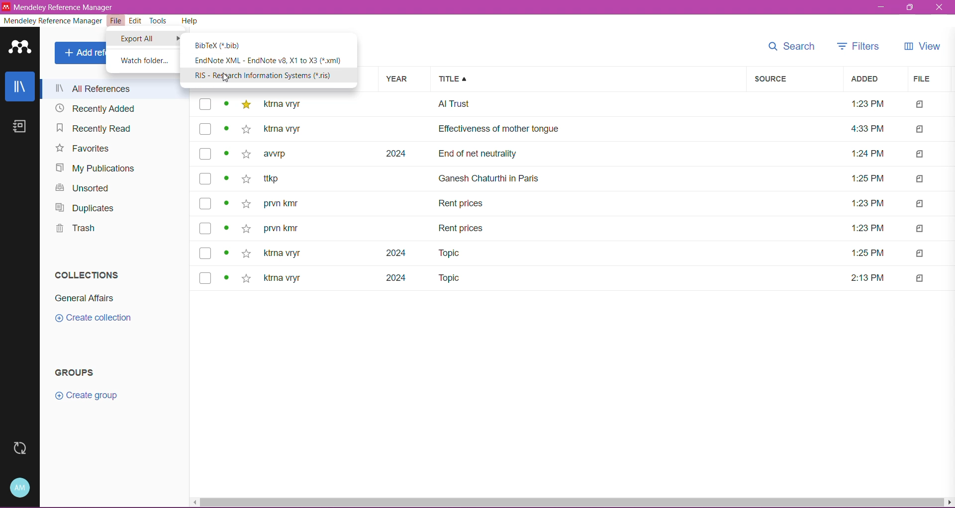 The width and height of the screenshot is (955, 508). Describe the element at coordinates (406, 80) in the screenshot. I see `Year` at that location.